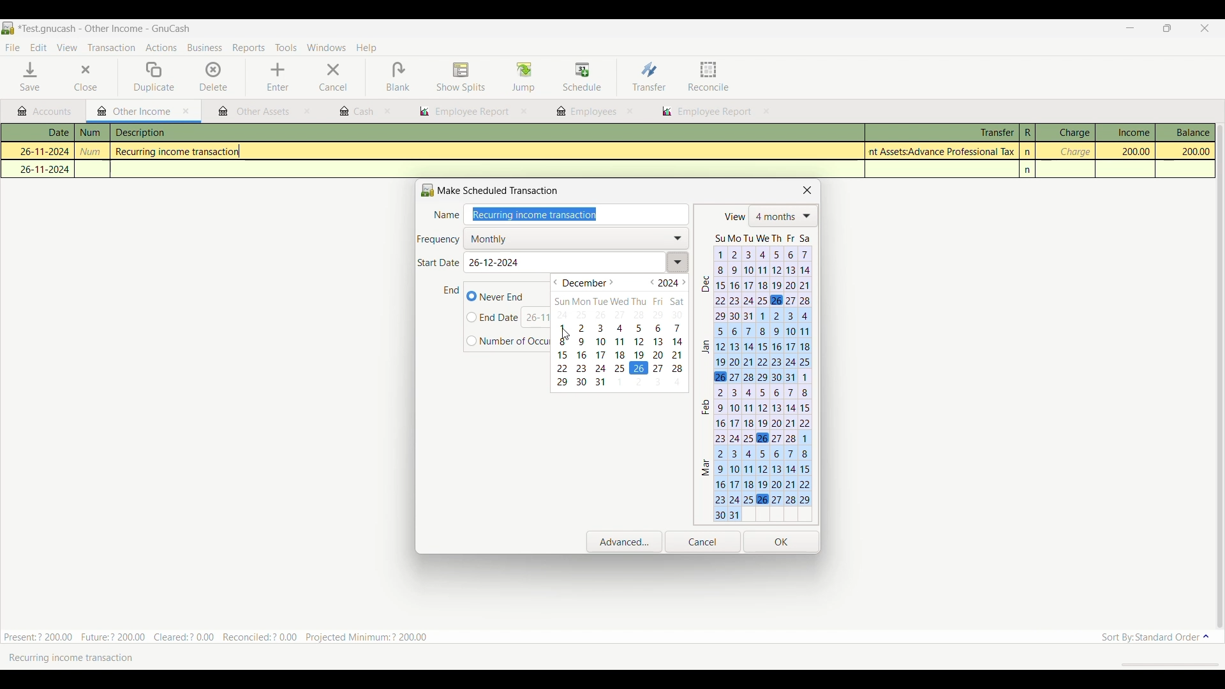 The height and width of the screenshot is (689, 1225). What do you see at coordinates (755, 376) in the screenshot?
I see `Highlighted dates in calendar changed according to frequency selected` at bounding box center [755, 376].